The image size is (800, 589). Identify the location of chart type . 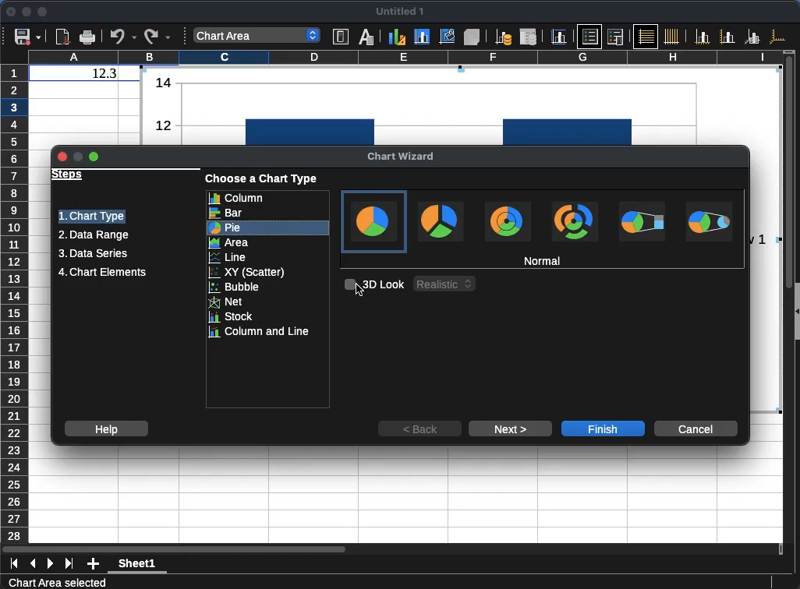
(92, 217).